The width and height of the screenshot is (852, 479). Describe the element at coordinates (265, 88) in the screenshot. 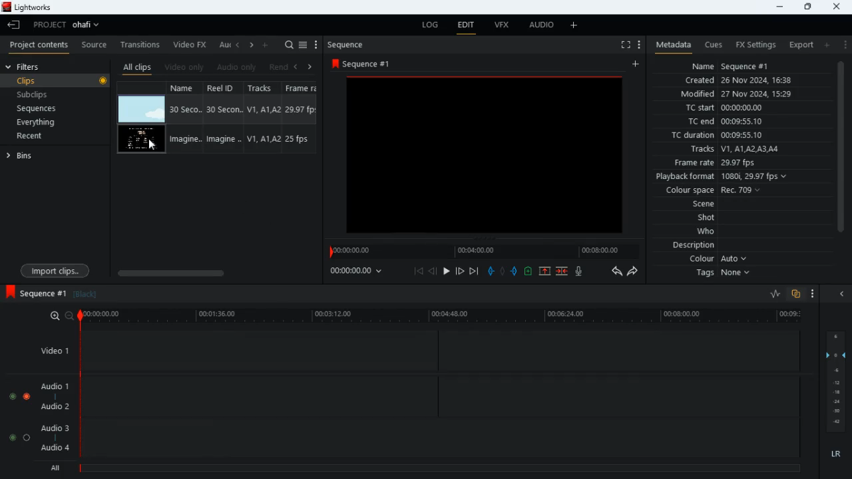

I see `tracks` at that location.